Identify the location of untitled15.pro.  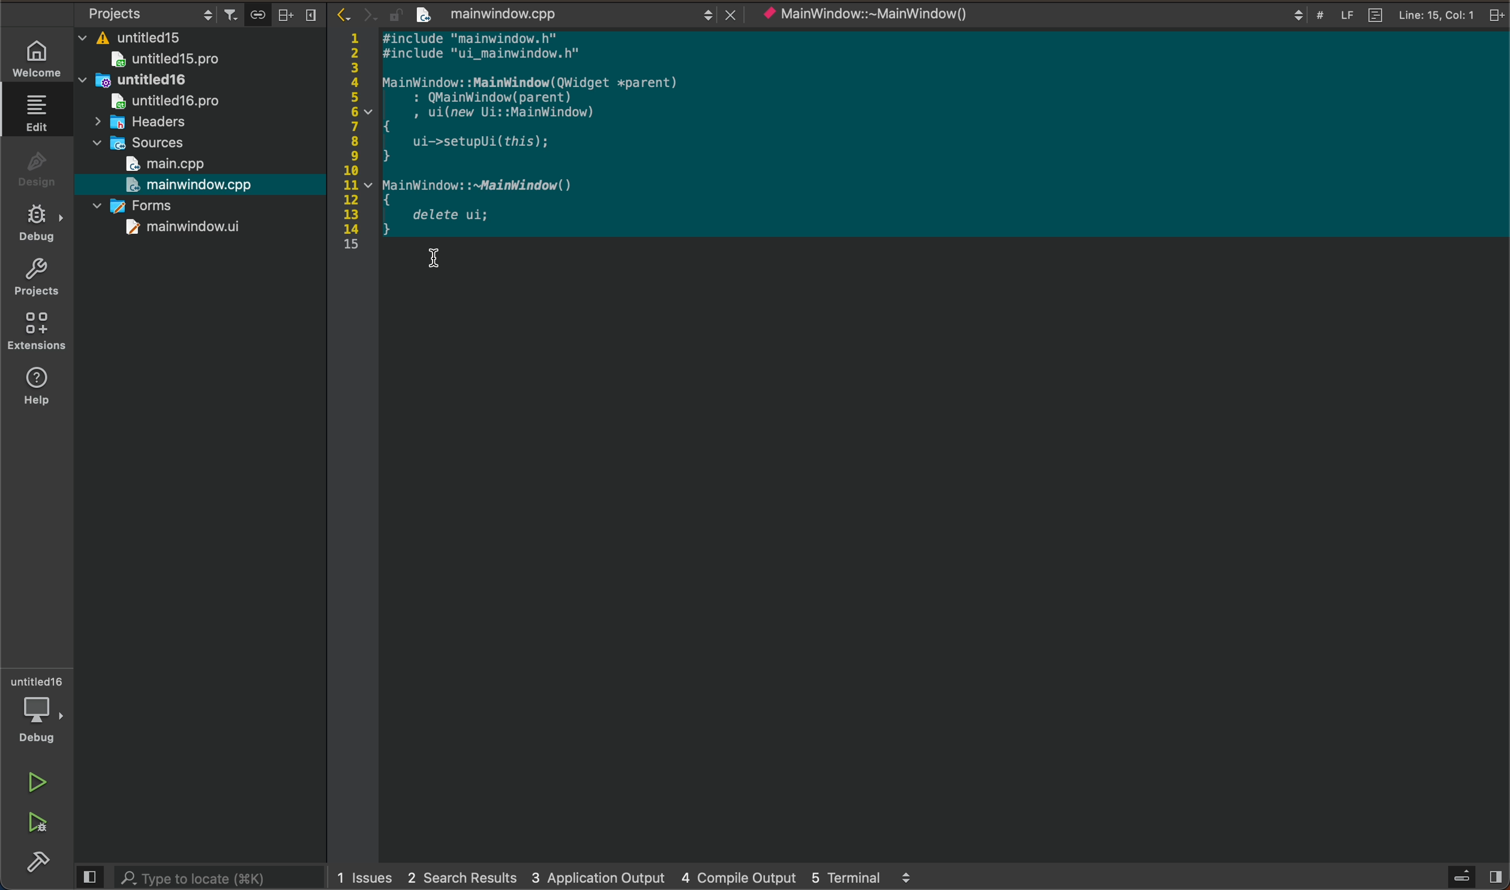
(199, 59).